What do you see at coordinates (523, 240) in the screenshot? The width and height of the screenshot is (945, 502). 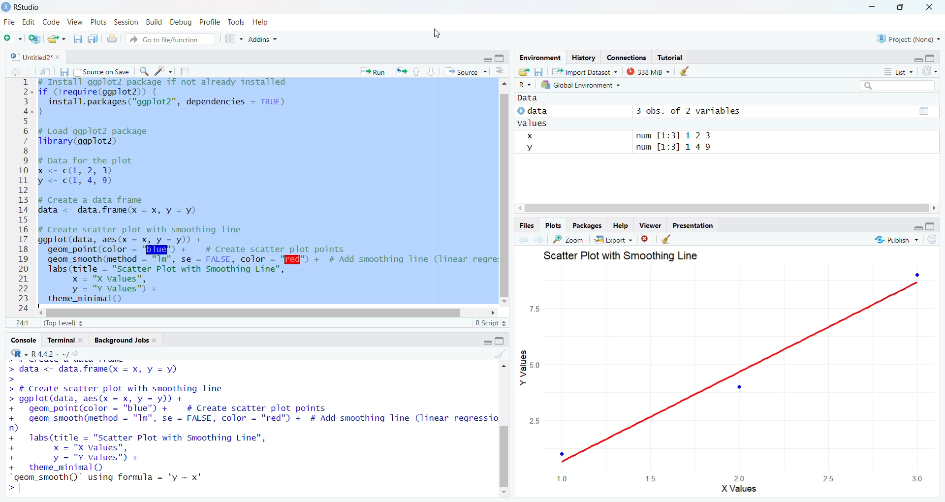 I see `go back` at bounding box center [523, 240].